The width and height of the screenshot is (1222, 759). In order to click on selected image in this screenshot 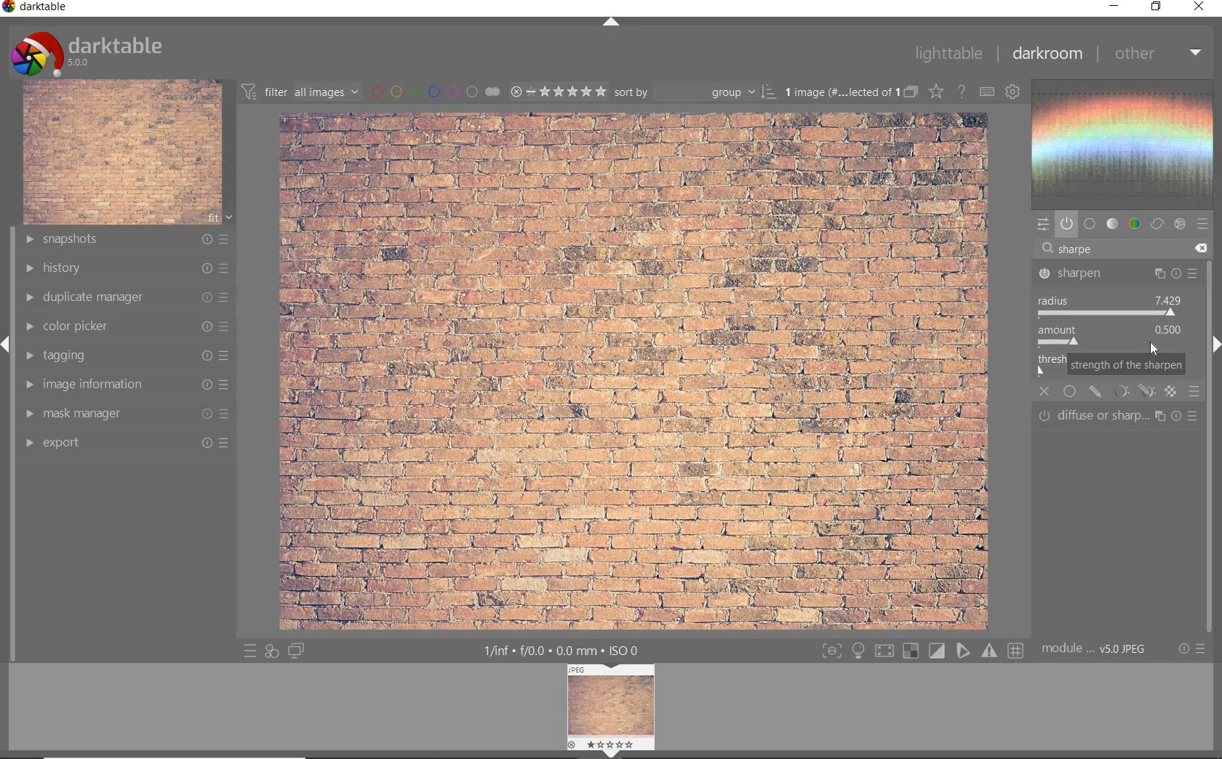, I will do `click(629, 371)`.